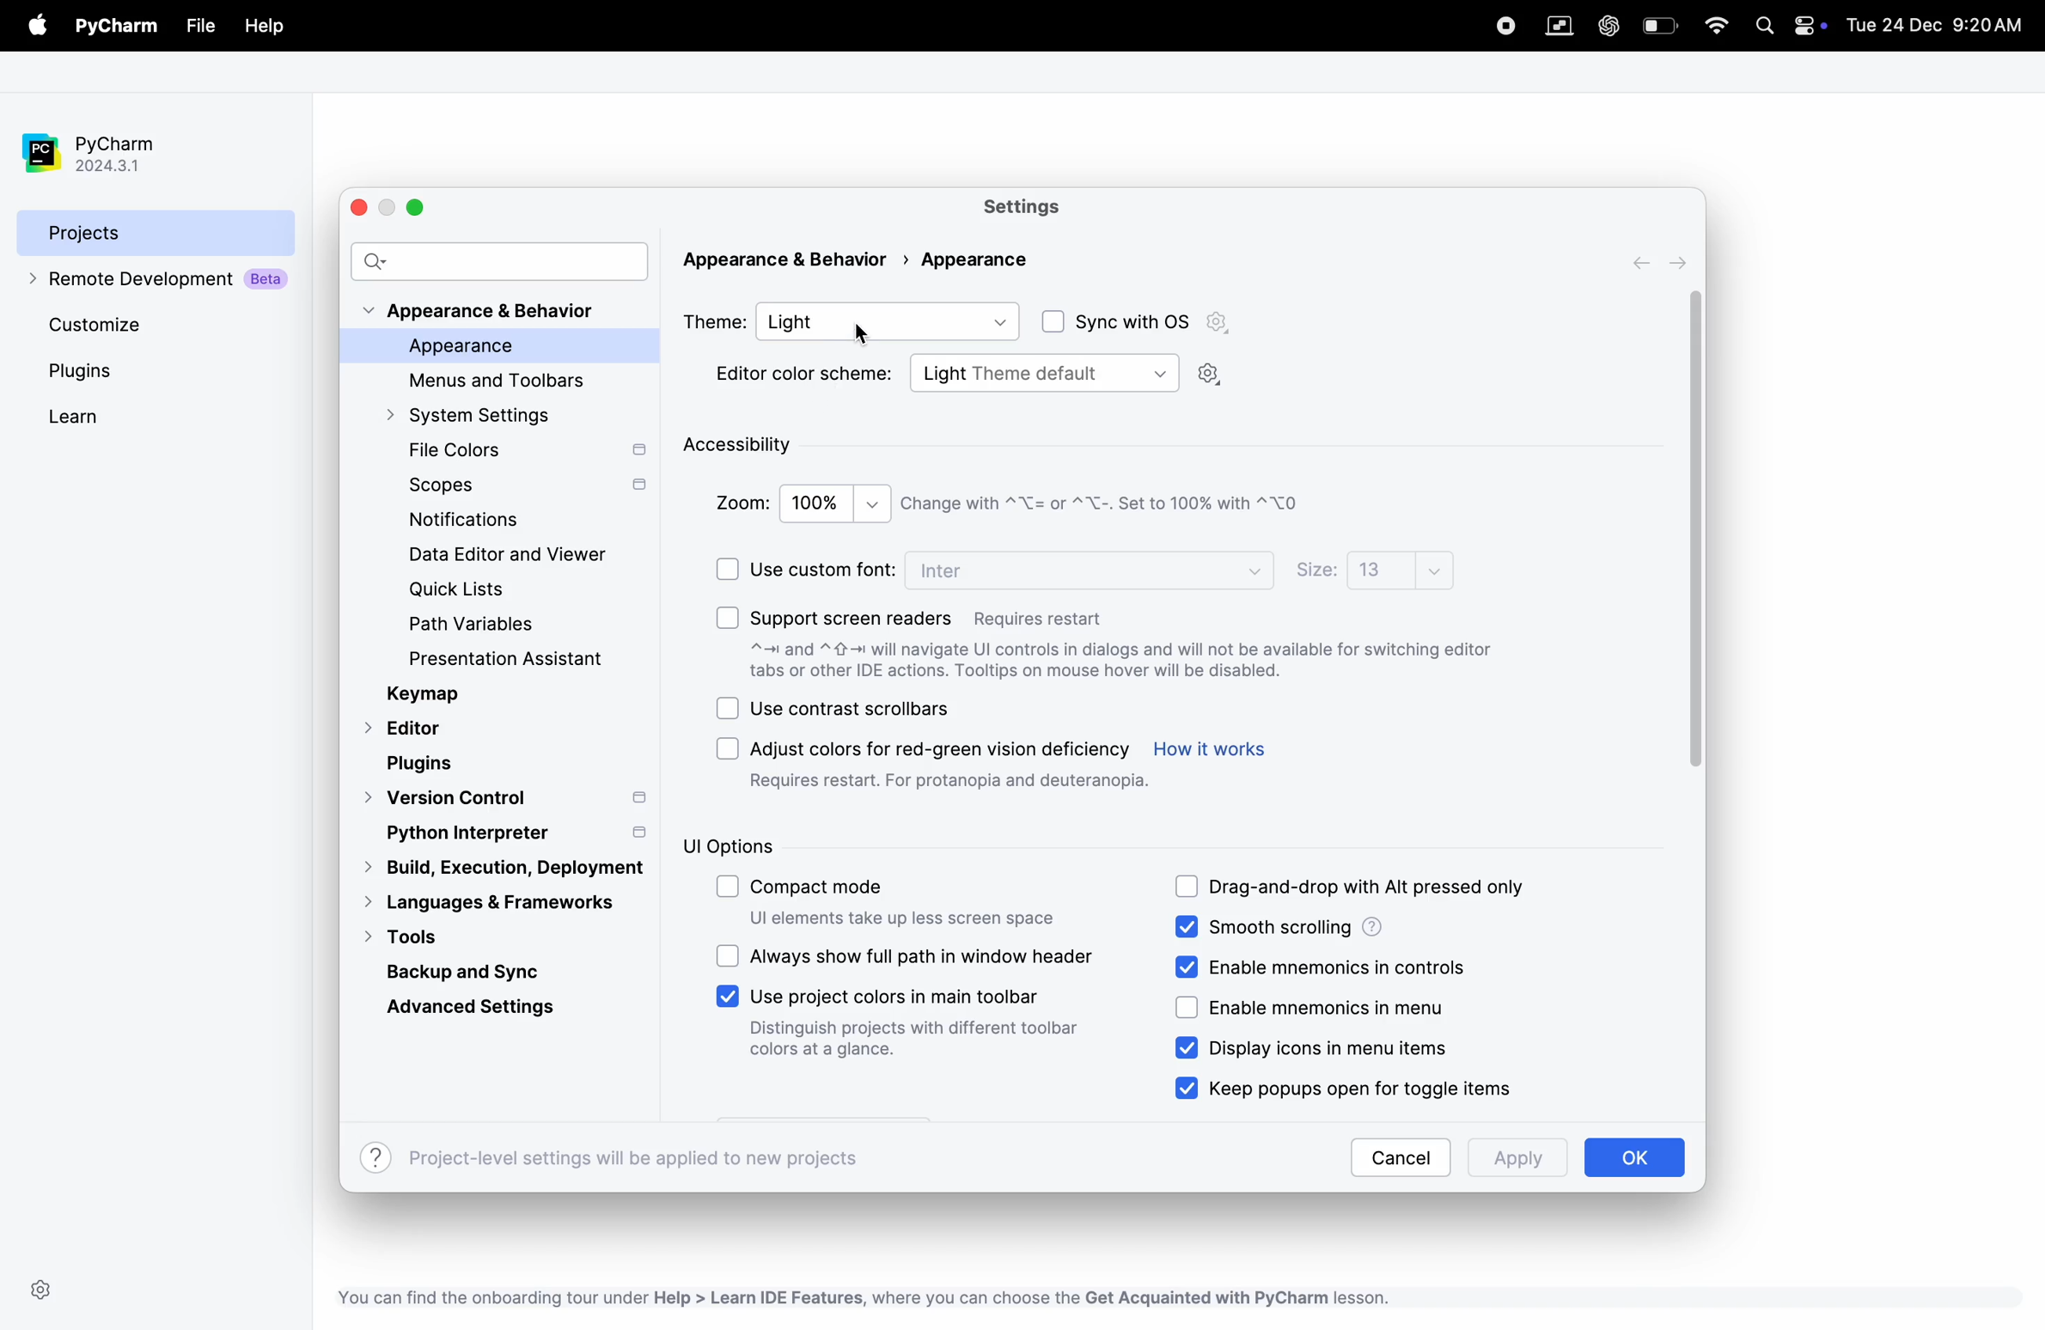 The height and width of the screenshot is (1330, 2045). Describe the element at coordinates (442, 936) in the screenshot. I see `tools` at that location.